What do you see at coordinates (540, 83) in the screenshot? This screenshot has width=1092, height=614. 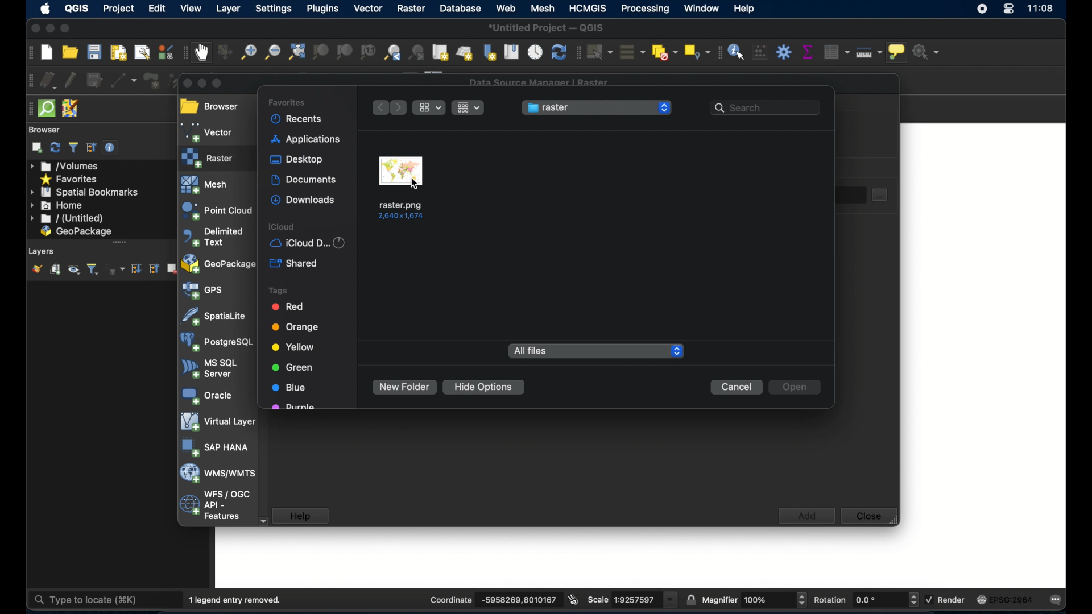 I see `data source manager raster` at bounding box center [540, 83].